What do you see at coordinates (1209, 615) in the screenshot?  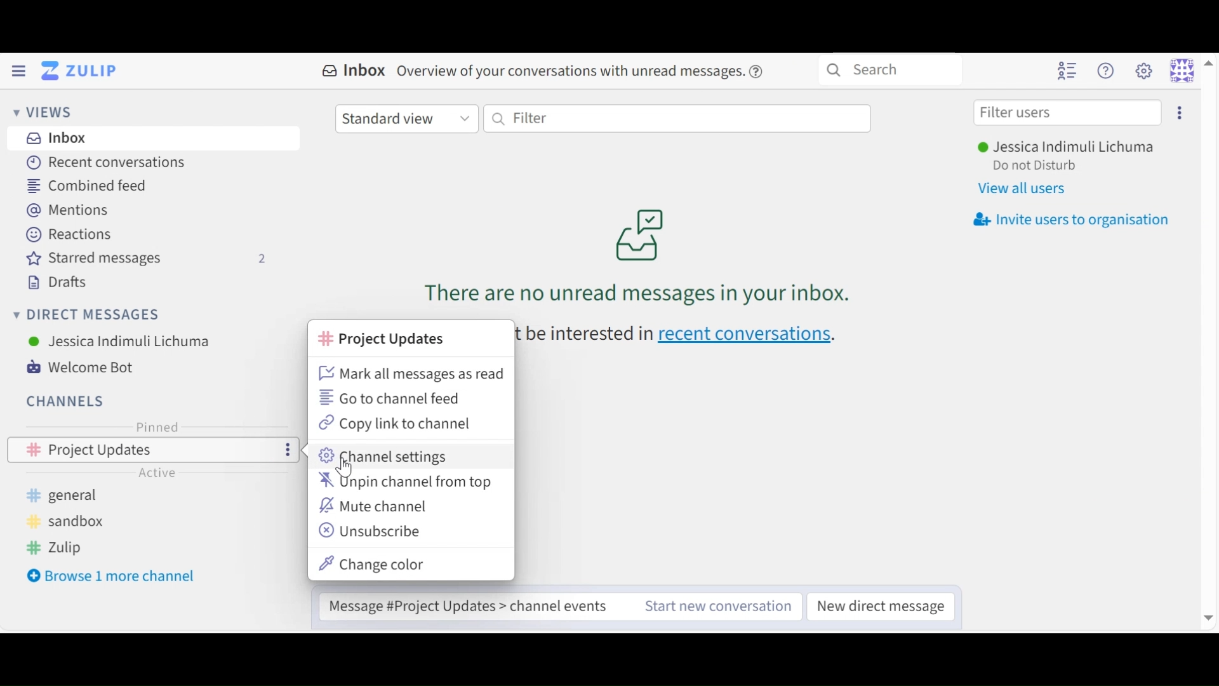 I see `Down` at bounding box center [1209, 615].